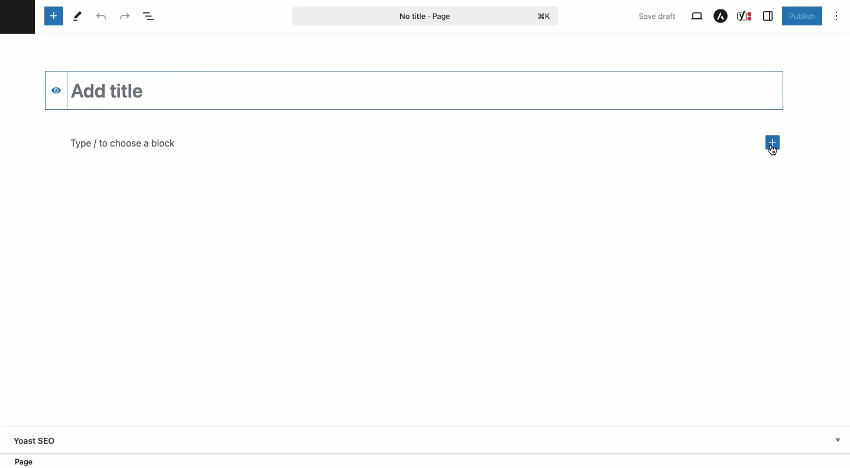 This screenshot has width=850, height=468. I want to click on View, so click(696, 17).